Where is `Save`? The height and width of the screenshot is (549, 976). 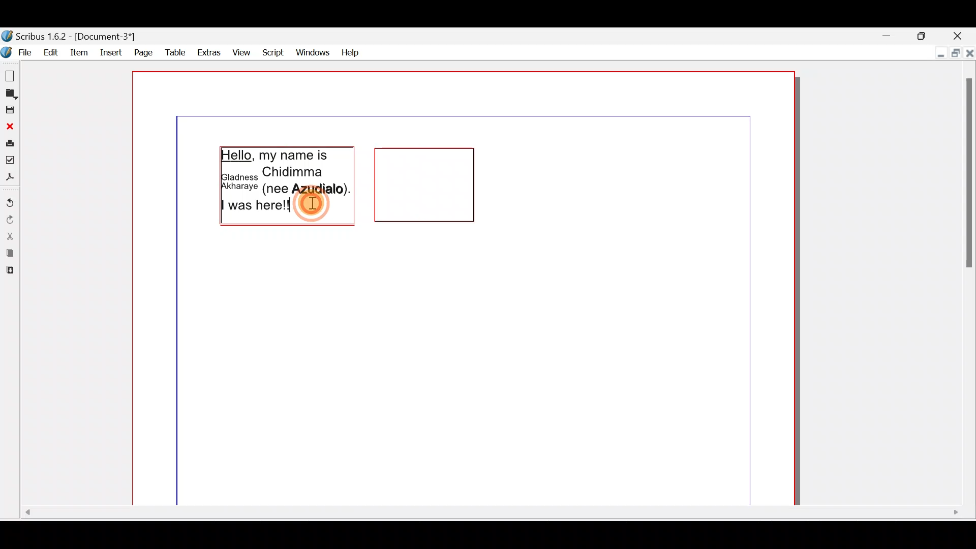
Save is located at coordinates (10, 109).